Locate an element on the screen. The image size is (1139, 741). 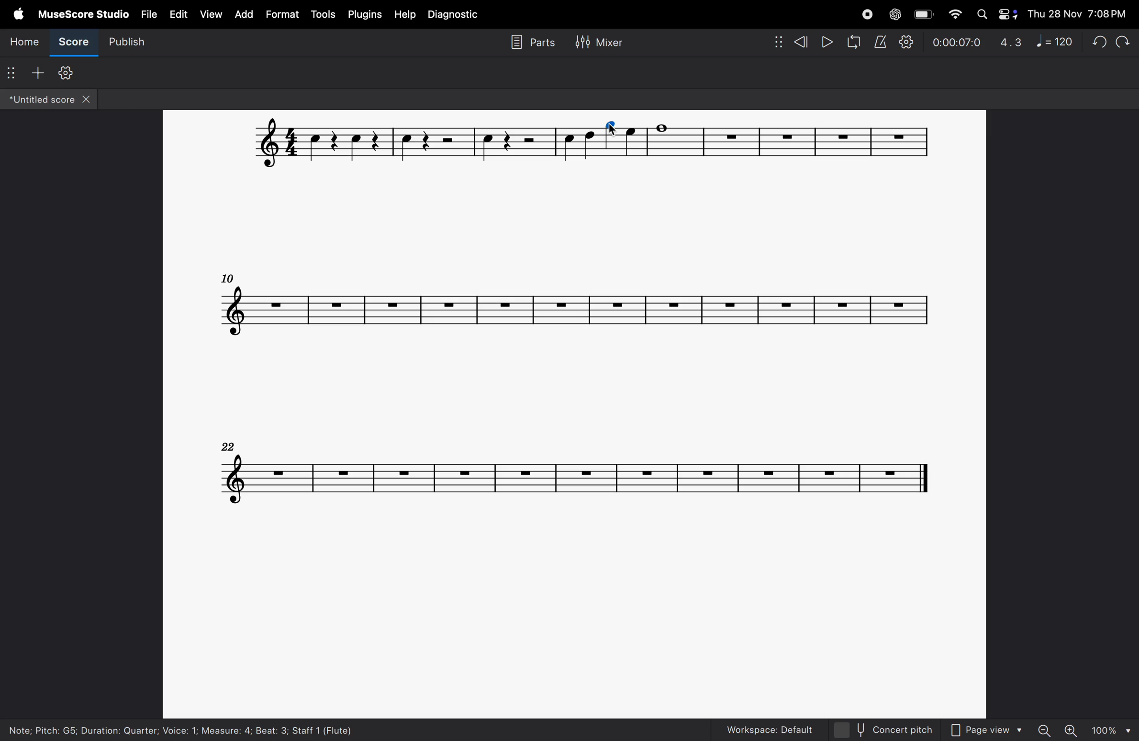
tools is located at coordinates (324, 16).